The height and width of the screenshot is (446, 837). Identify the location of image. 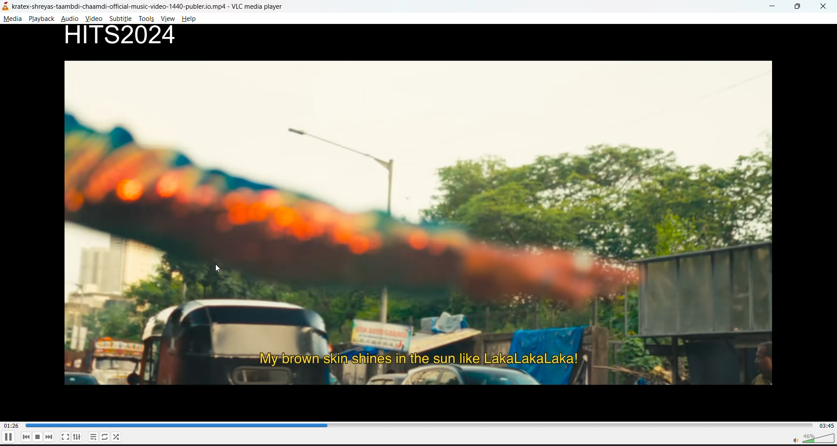
(424, 199).